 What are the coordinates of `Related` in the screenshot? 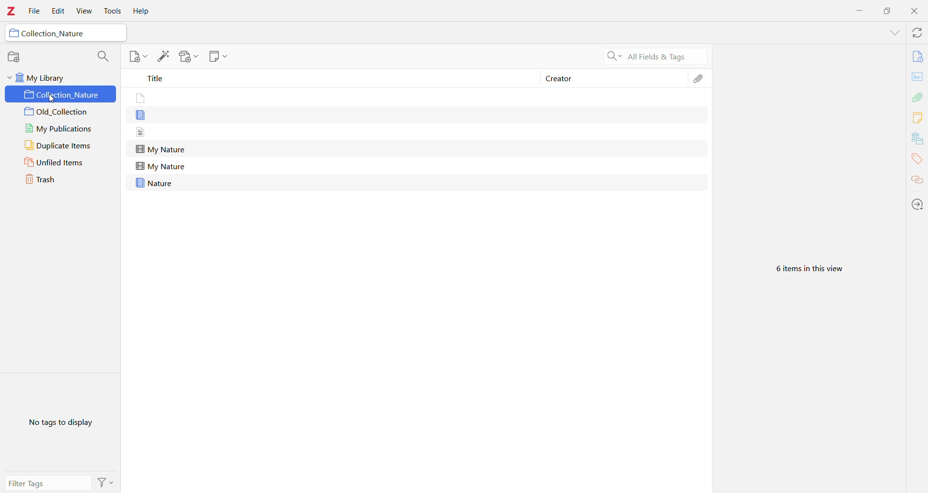 It's located at (917, 181).